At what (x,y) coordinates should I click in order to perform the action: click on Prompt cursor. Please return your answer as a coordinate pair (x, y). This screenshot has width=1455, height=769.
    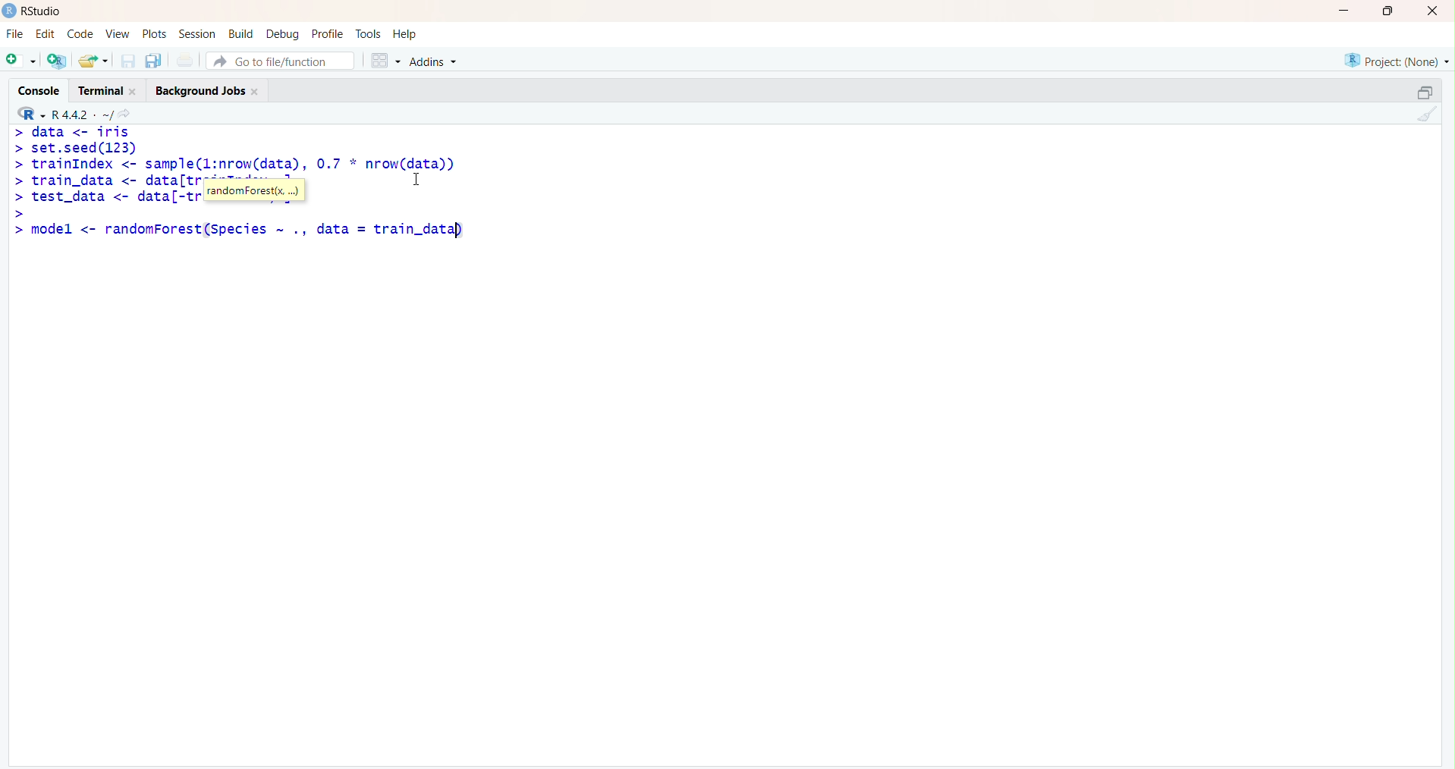
    Looking at the image, I should click on (17, 165).